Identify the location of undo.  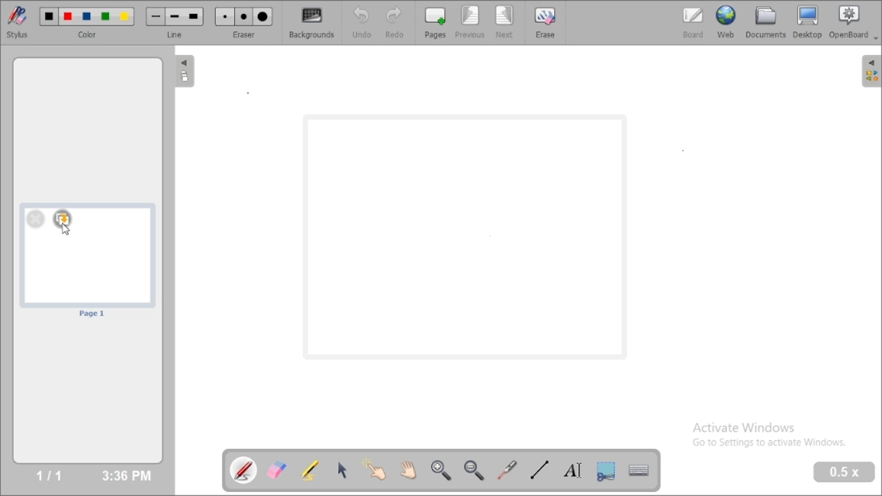
(361, 22).